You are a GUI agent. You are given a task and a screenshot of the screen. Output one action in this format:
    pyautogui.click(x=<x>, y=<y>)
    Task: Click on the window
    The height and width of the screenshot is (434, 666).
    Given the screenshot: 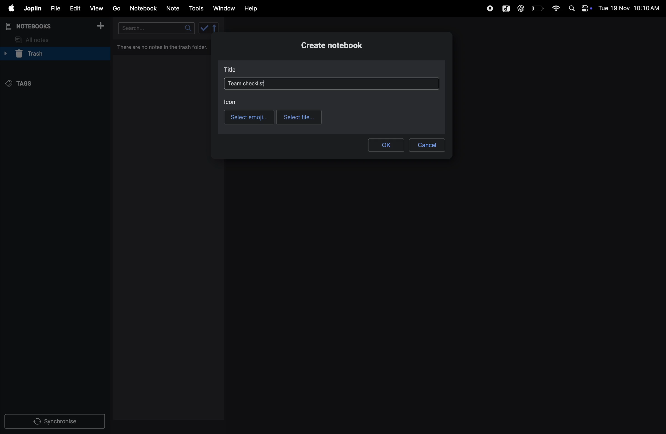 What is the action you would take?
    pyautogui.click(x=224, y=9)
    